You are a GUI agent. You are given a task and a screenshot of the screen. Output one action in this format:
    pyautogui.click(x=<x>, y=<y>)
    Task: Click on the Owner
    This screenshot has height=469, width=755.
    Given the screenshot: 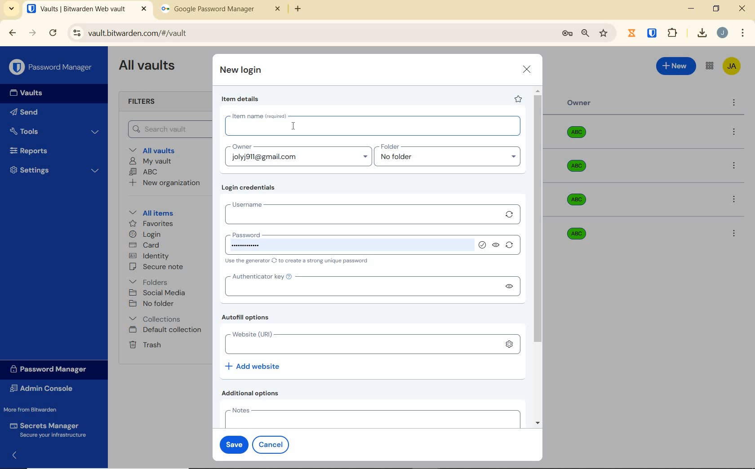 What is the action you would take?
    pyautogui.click(x=579, y=103)
    